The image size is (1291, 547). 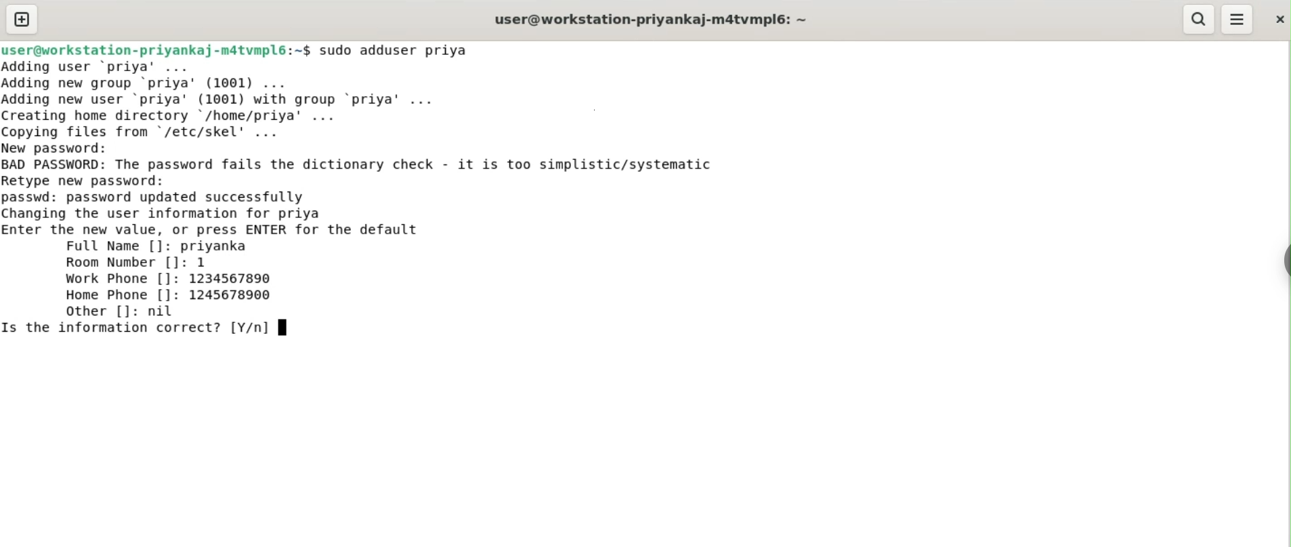 What do you see at coordinates (403, 50) in the screenshot?
I see `sudo adduser priya` at bounding box center [403, 50].